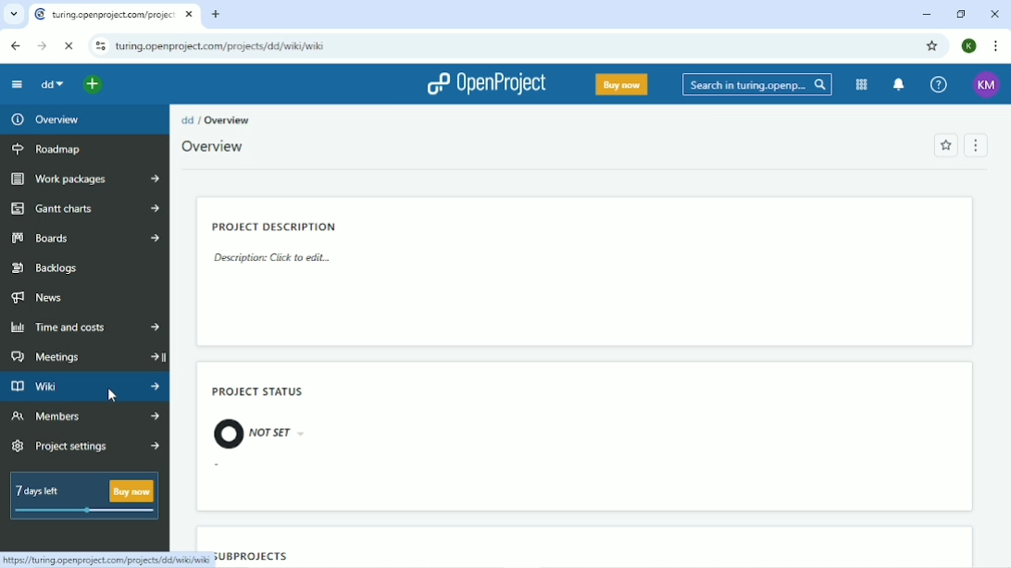 The height and width of the screenshot is (568, 1011). I want to click on Wiki, so click(85, 387).